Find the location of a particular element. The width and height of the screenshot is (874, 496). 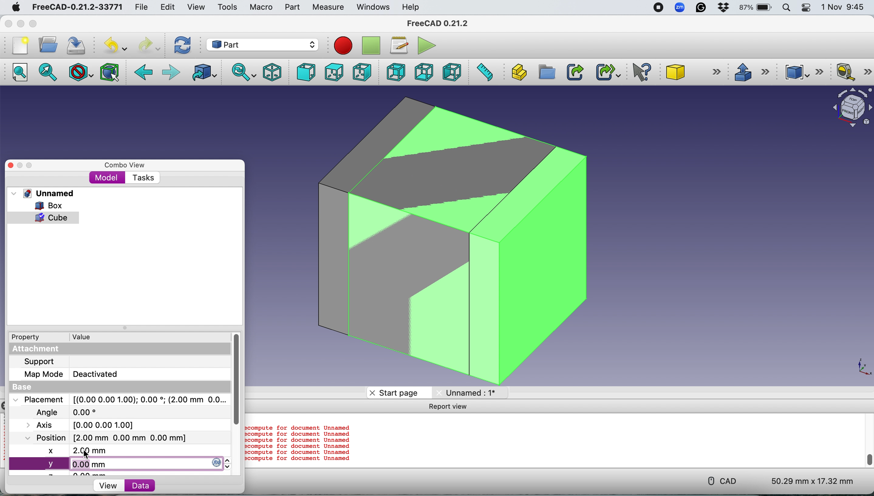

Control center is located at coordinates (807, 8).